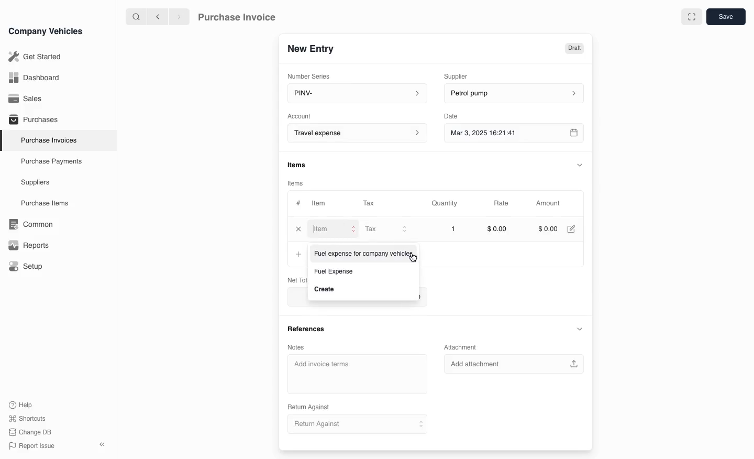 The image size is (754, 459). I want to click on PINV-, so click(354, 94).